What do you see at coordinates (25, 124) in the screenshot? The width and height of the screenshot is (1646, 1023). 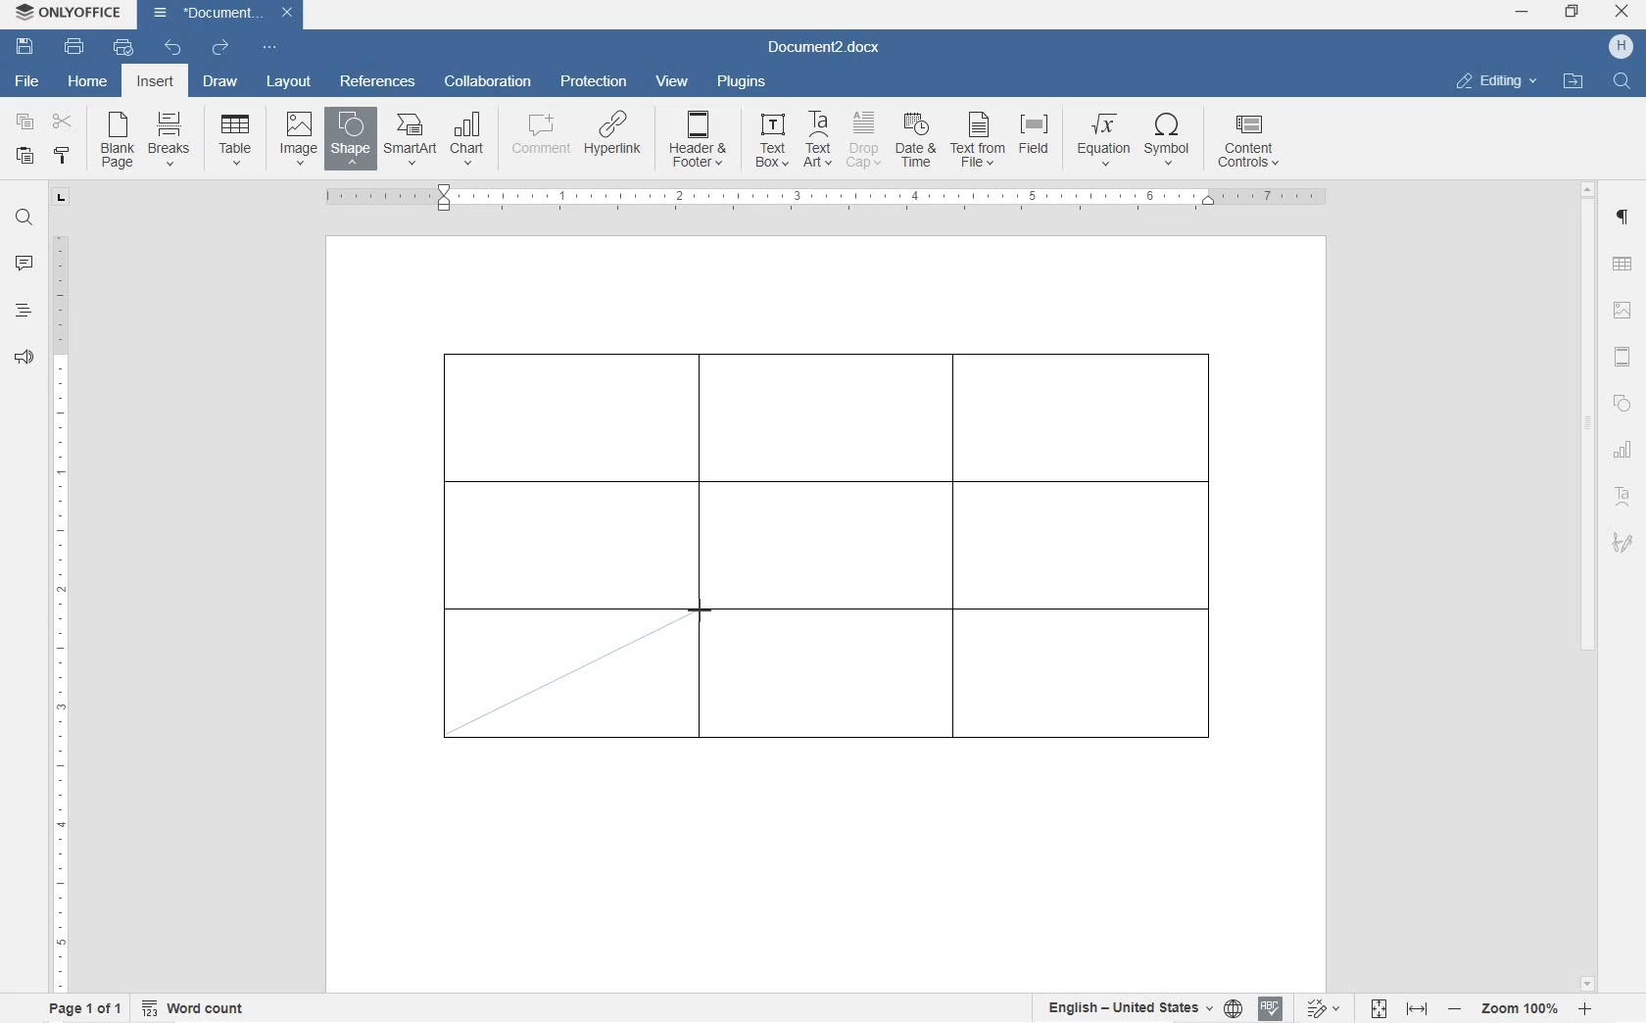 I see `copy` at bounding box center [25, 124].